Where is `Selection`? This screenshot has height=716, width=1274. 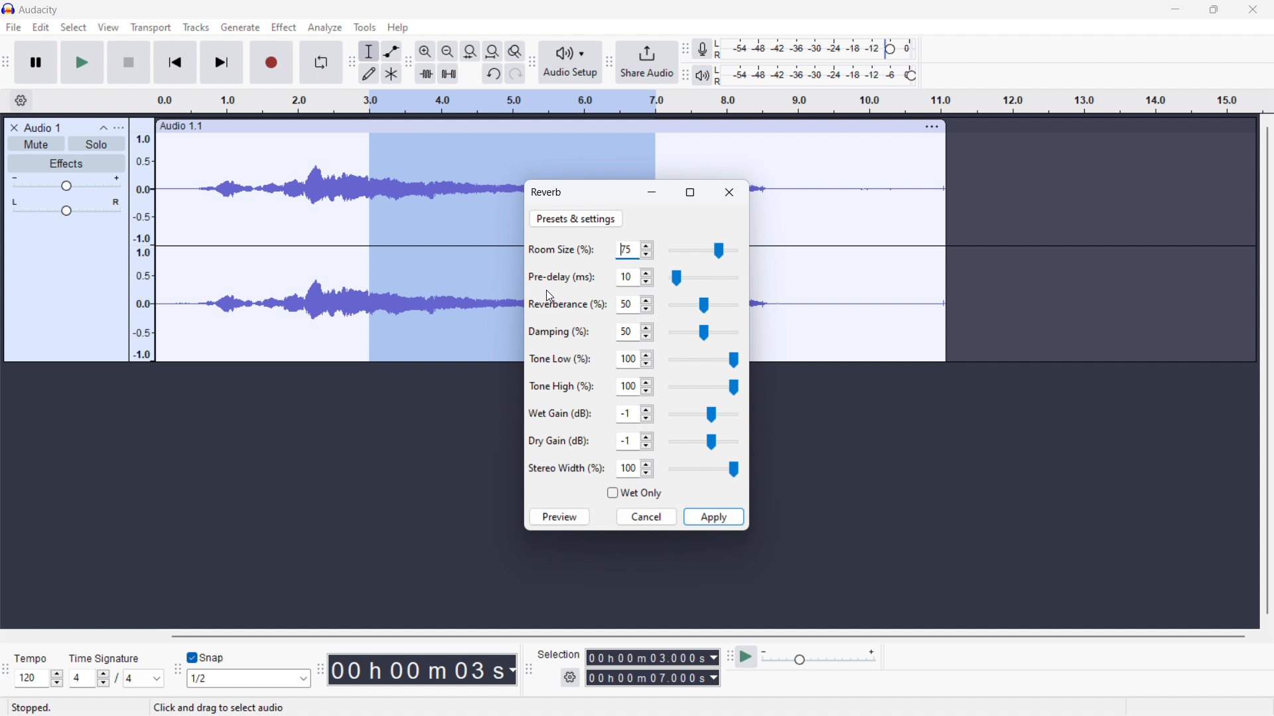
Selection is located at coordinates (559, 656).